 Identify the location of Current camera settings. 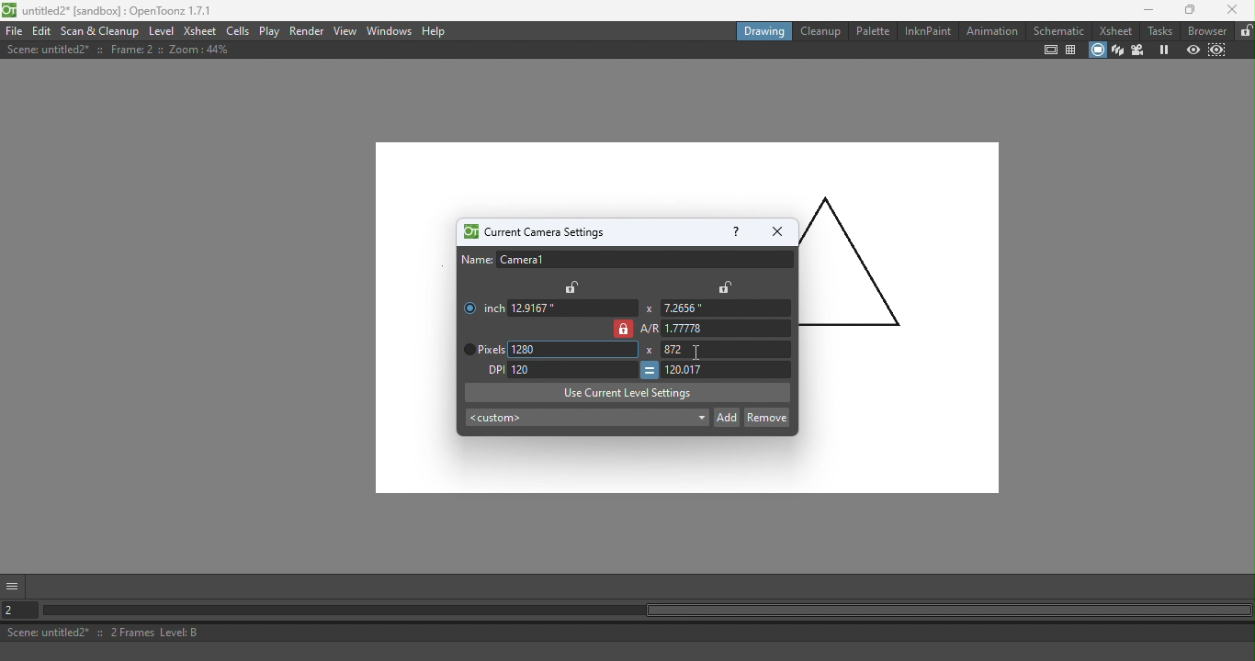
(532, 232).